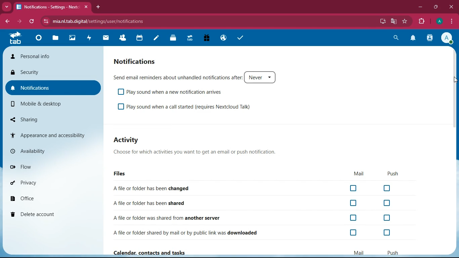 The width and height of the screenshot is (459, 258). I want to click on search, so click(395, 38).